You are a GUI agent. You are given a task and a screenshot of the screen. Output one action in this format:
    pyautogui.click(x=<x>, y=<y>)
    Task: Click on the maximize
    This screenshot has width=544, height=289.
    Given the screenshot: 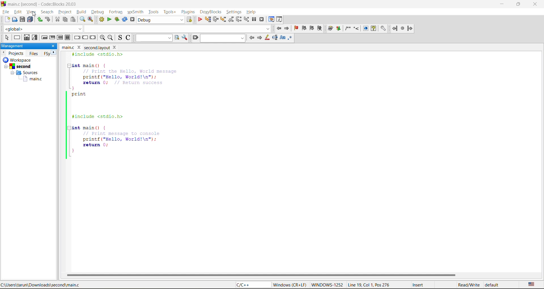 What is the action you would take?
    pyautogui.click(x=518, y=5)
    